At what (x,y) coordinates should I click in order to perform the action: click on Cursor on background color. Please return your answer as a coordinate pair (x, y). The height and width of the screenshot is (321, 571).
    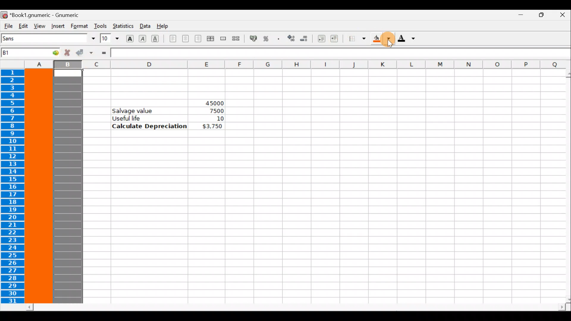
    Looking at the image, I should click on (389, 39).